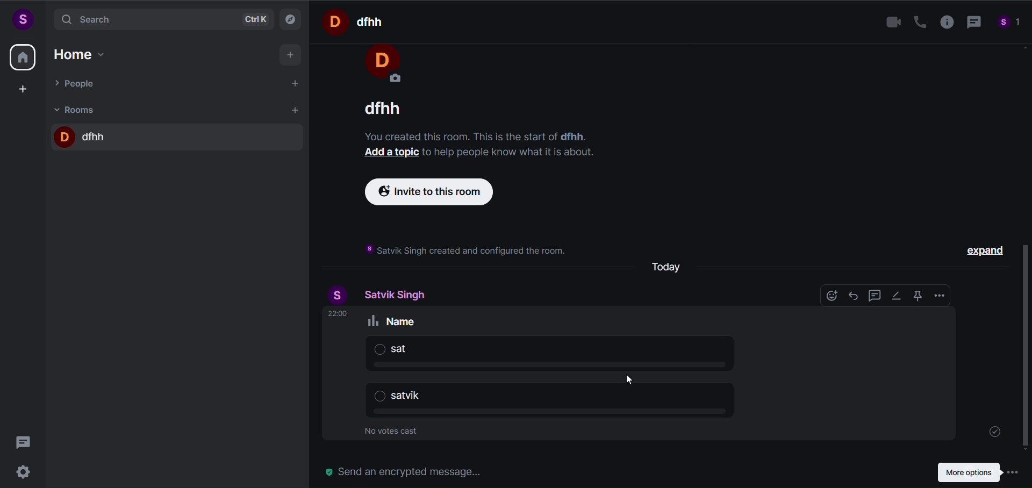 The width and height of the screenshot is (1032, 488). I want to click on Add a topic, so click(381, 152).